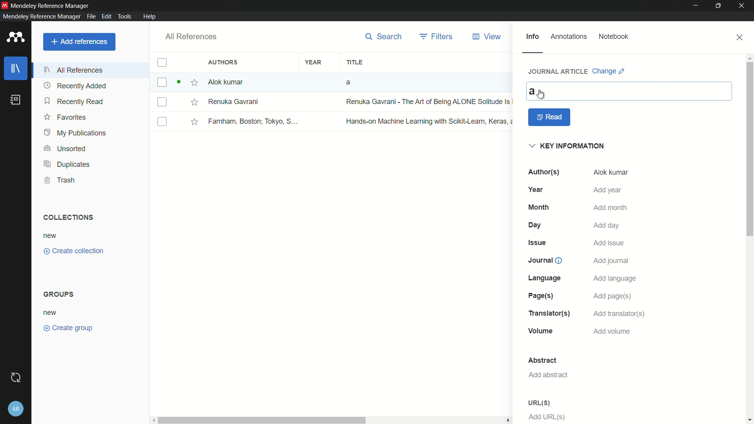 This screenshot has height=424, width=754. I want to click on title, so click(354, 63).